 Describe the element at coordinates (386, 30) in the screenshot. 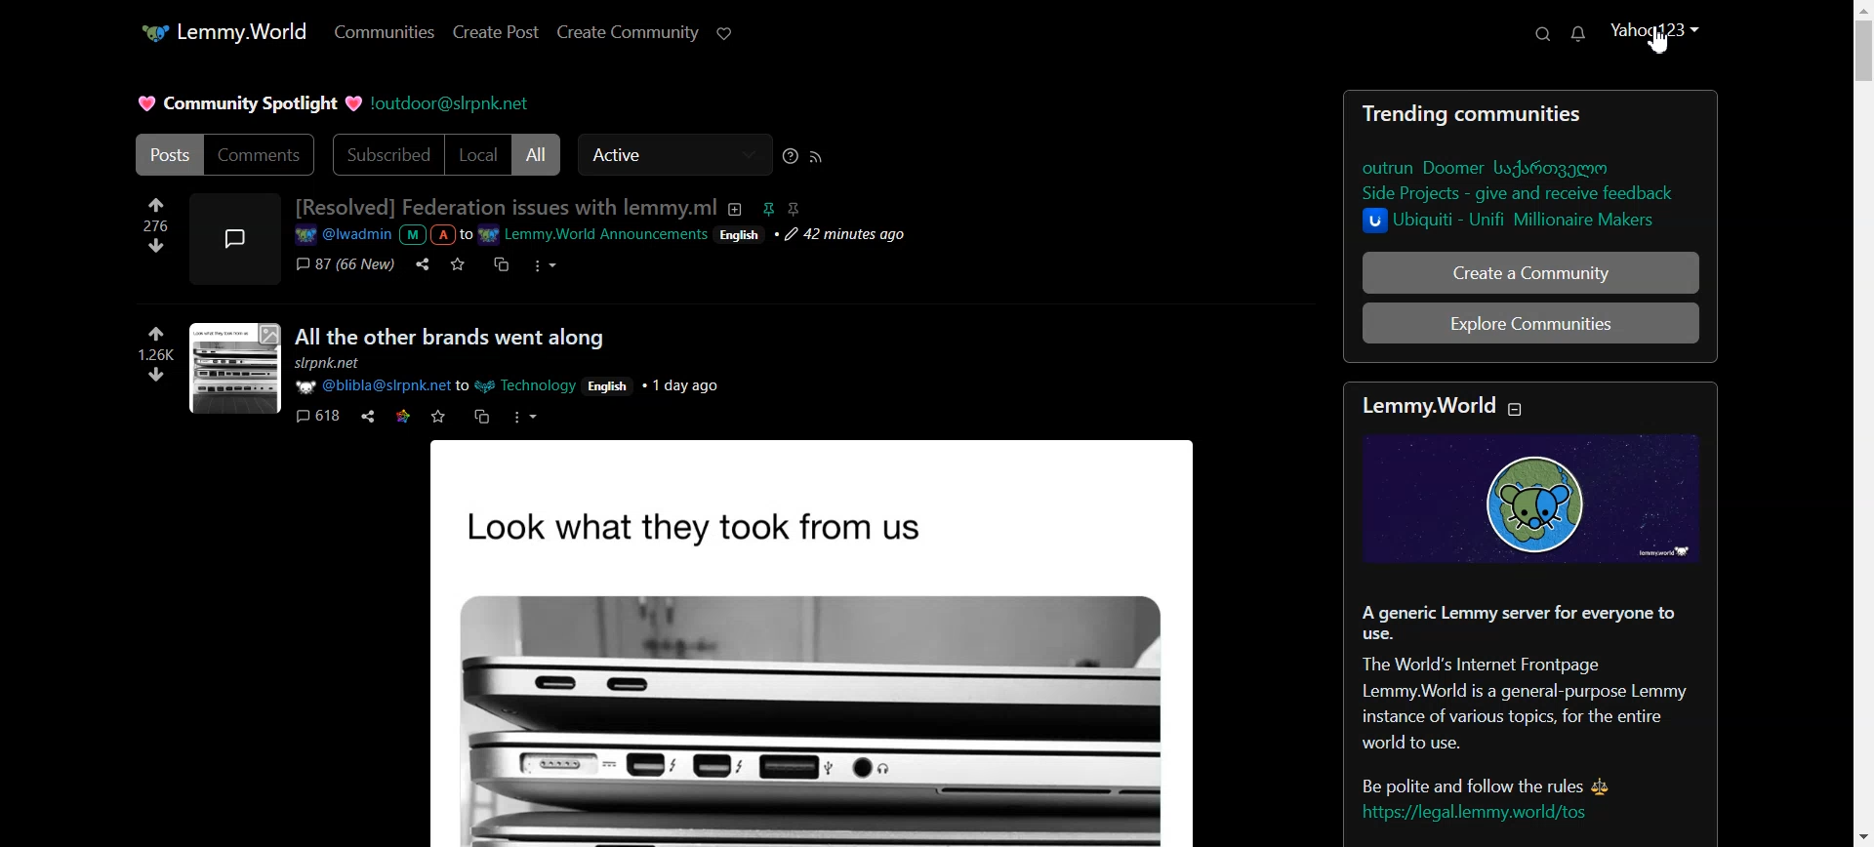

I see `Communities` at that location.